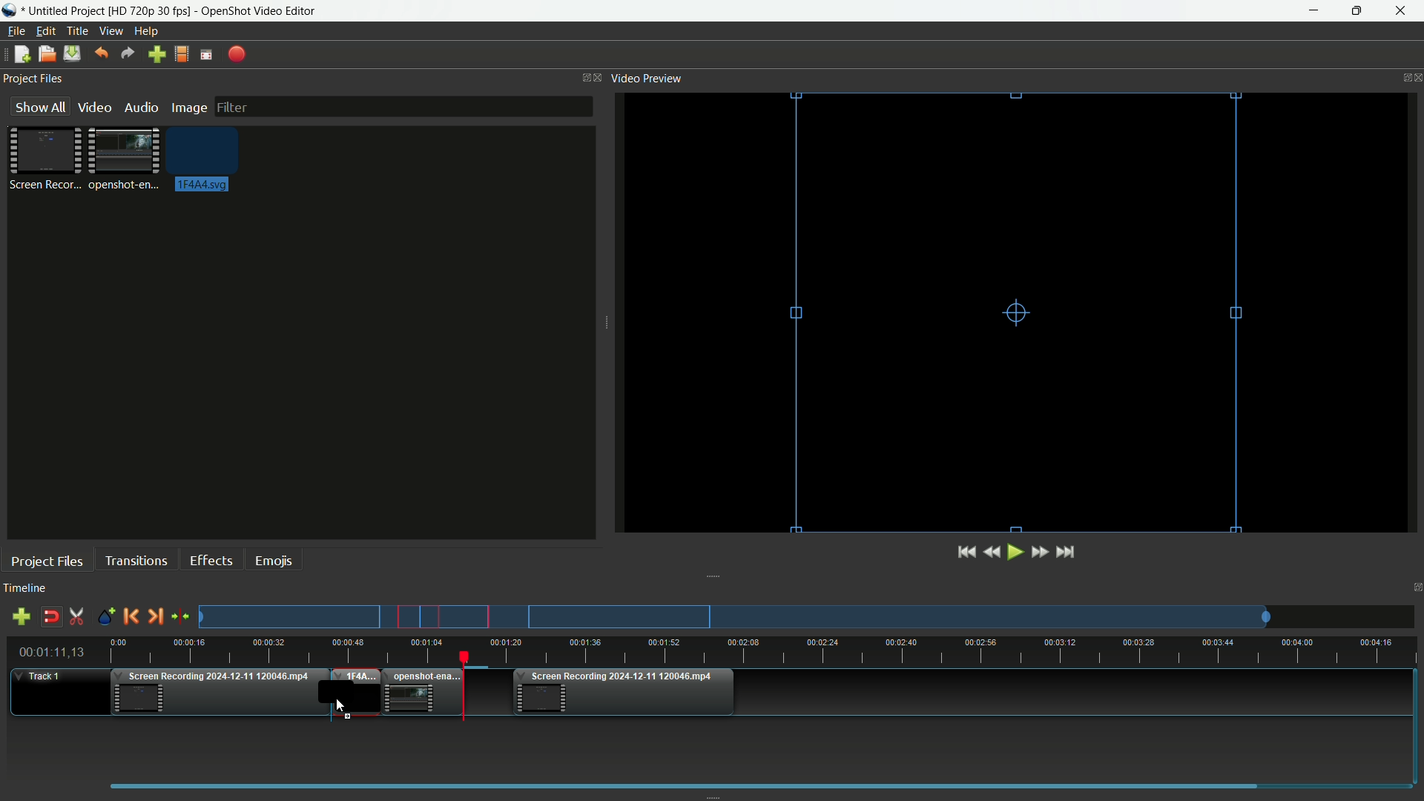 This screenshot has height=801, width=1424. What do you see at coordinates (1021, 311) in the screenshot?
I see `video preview` at bounding box center [1021, 311].